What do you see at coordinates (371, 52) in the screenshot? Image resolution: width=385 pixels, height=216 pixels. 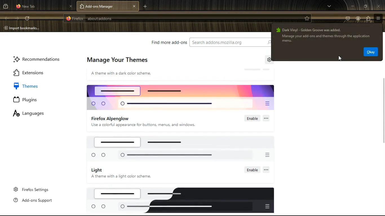 I see `okay` at bounding box center [371, 52].